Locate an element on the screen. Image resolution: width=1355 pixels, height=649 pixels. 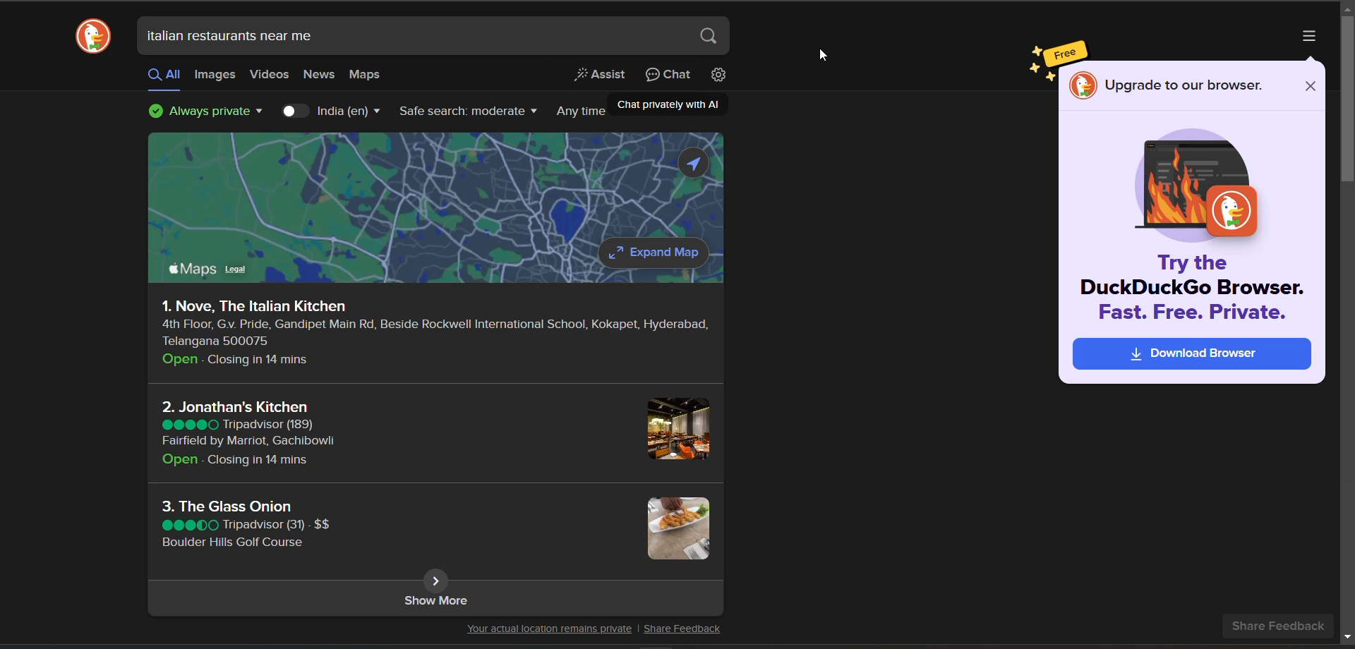
Upgrade to our browser. is located at coordinates (1185, 85).